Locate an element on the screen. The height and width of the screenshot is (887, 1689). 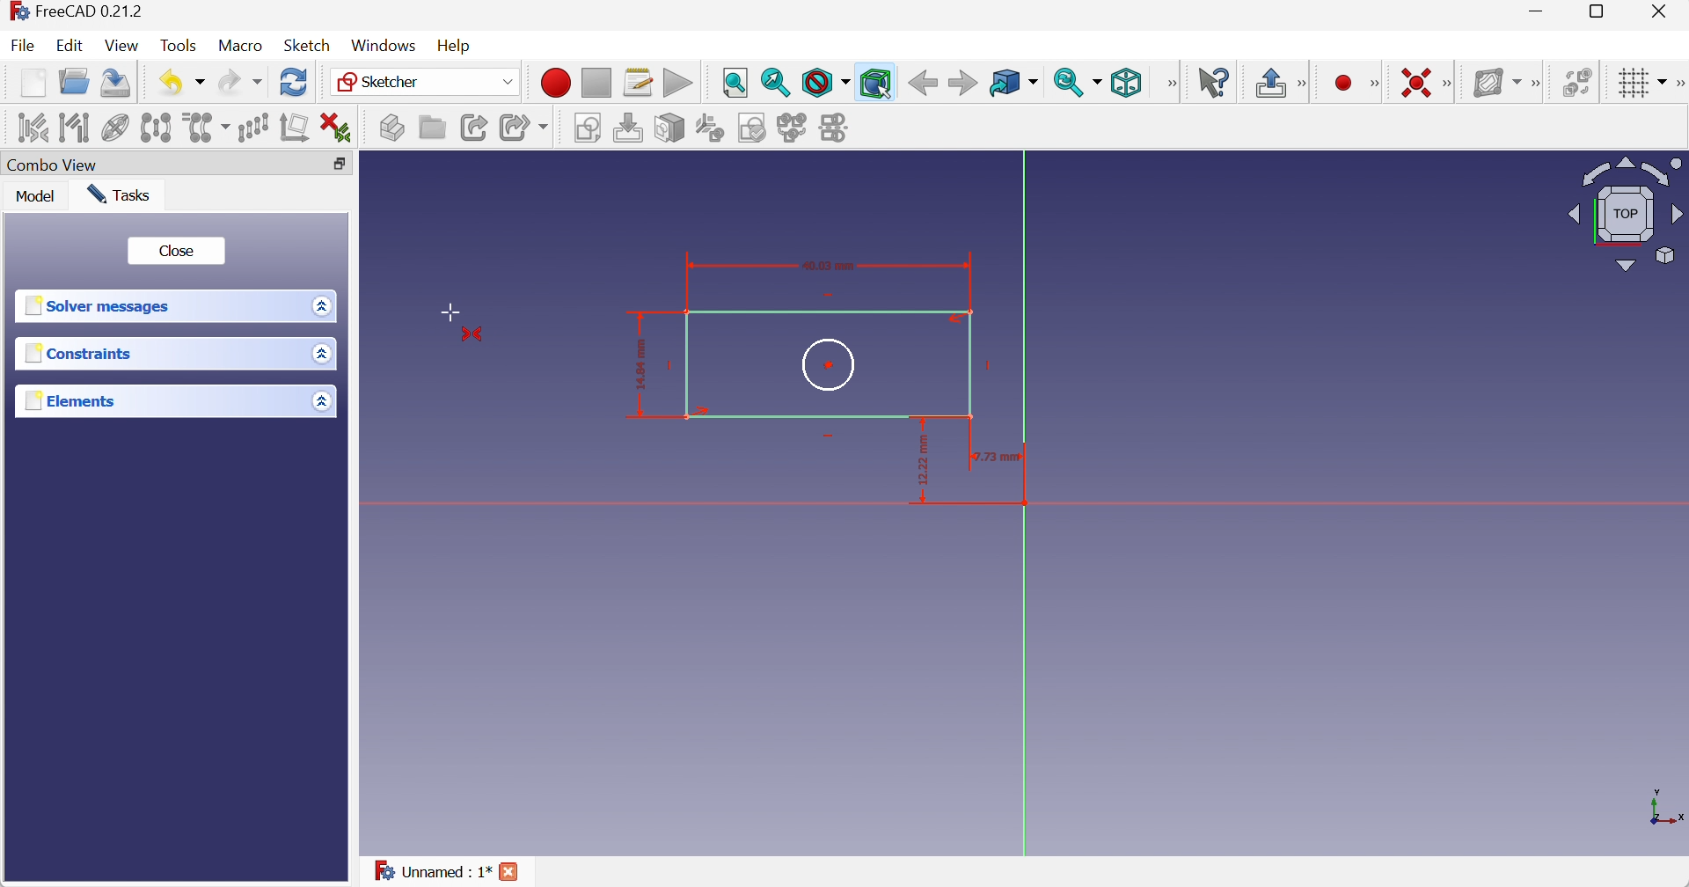
Circle is located at coordinates (830, 365).